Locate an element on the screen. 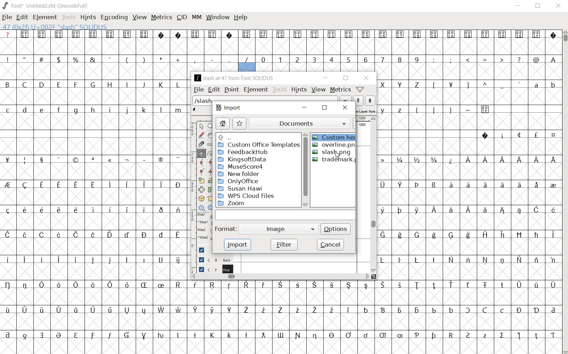 The width and height of the screenshot is (568, 354). empty cells is located at coordinates (281, 47).